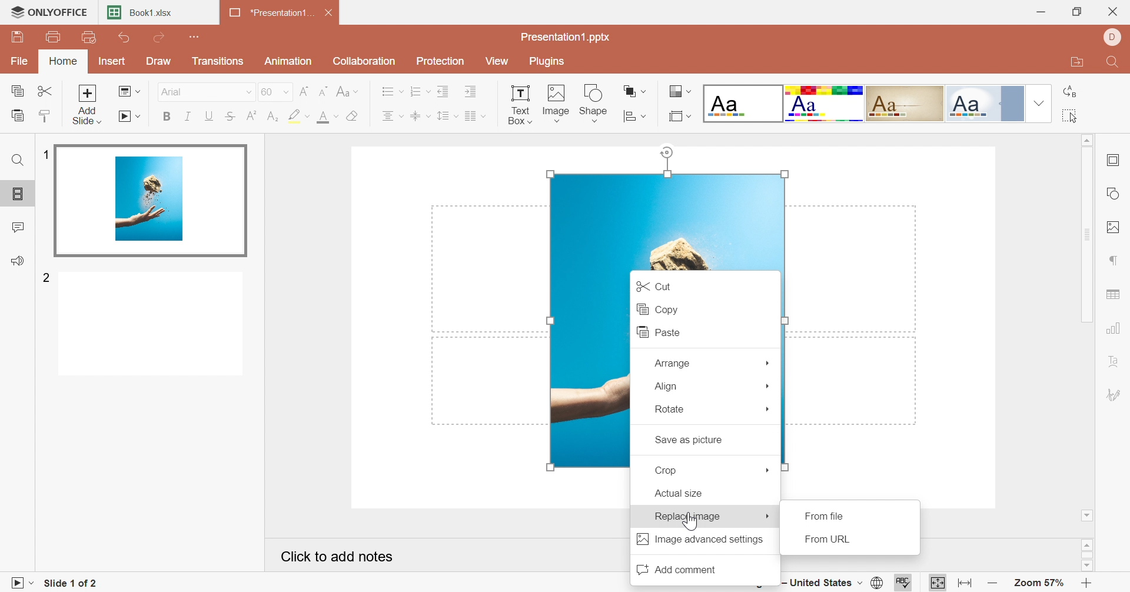 The height and width of the screenshot is (592, 1130). Describe the element at coordinates (125, 38) in the screenshot. I see `Undo` at that location.